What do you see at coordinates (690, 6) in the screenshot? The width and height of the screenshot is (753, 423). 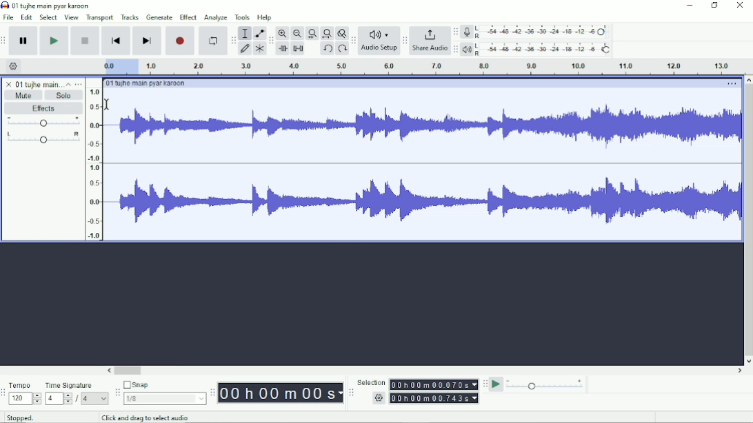 I see `Minimize` at bounding box center [690, 6].